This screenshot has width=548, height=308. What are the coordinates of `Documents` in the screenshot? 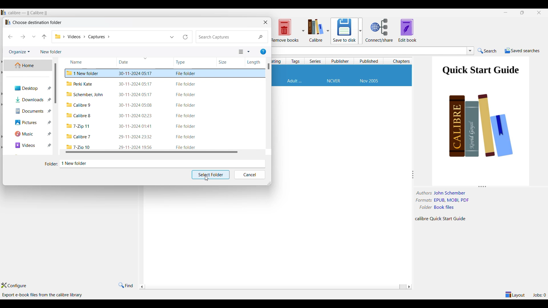 It's located at (29, 111).